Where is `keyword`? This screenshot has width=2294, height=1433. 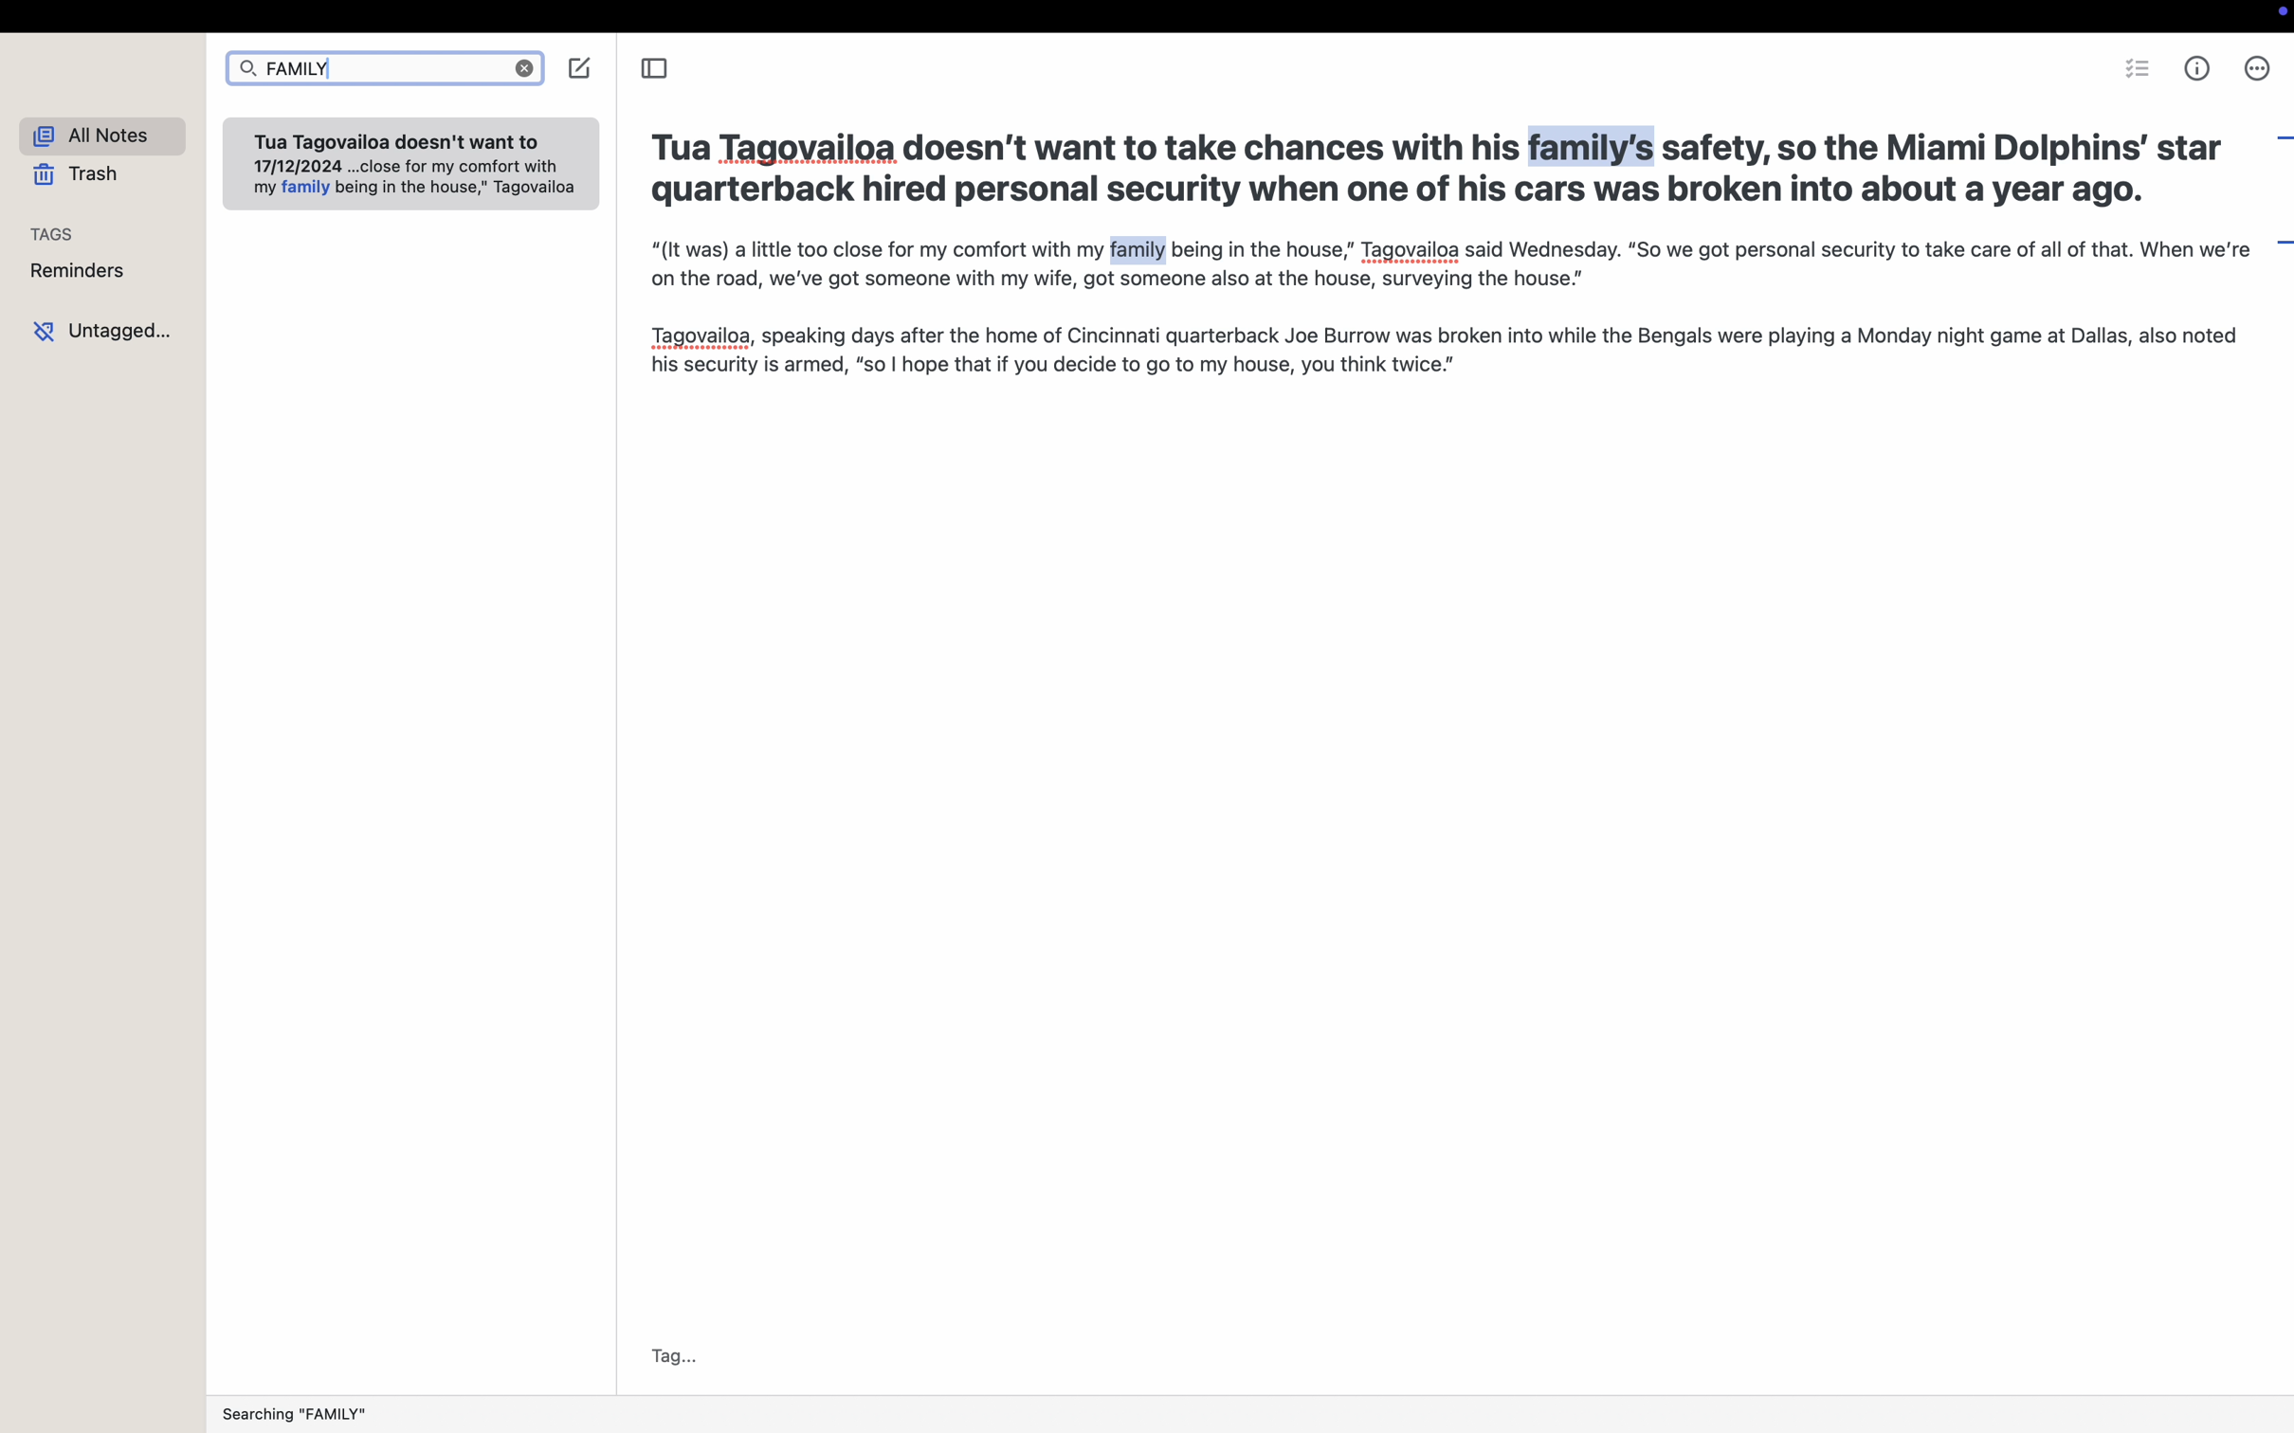 keyword is located at coordinates (1141, 250).